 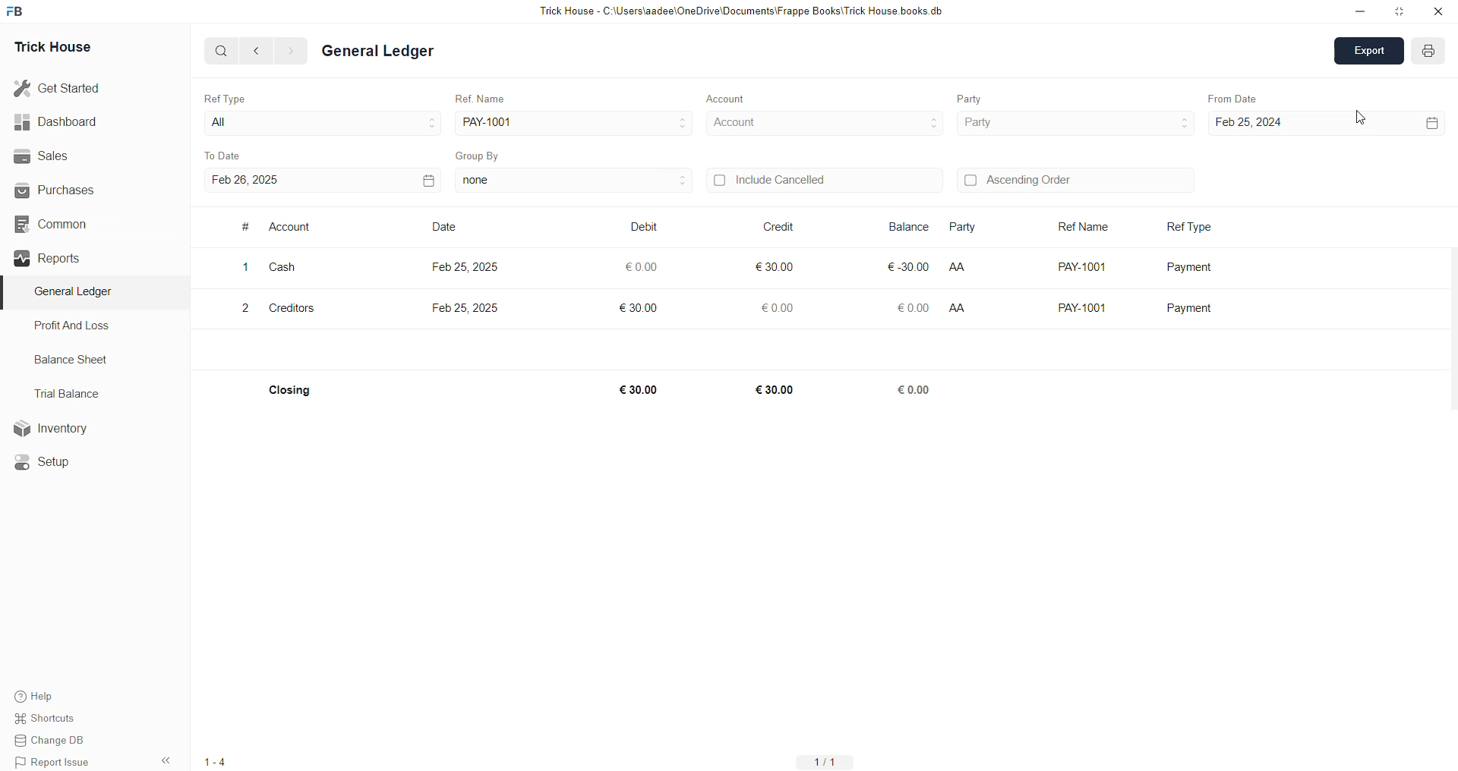 I want to click on All, so click(x=225, y=121).